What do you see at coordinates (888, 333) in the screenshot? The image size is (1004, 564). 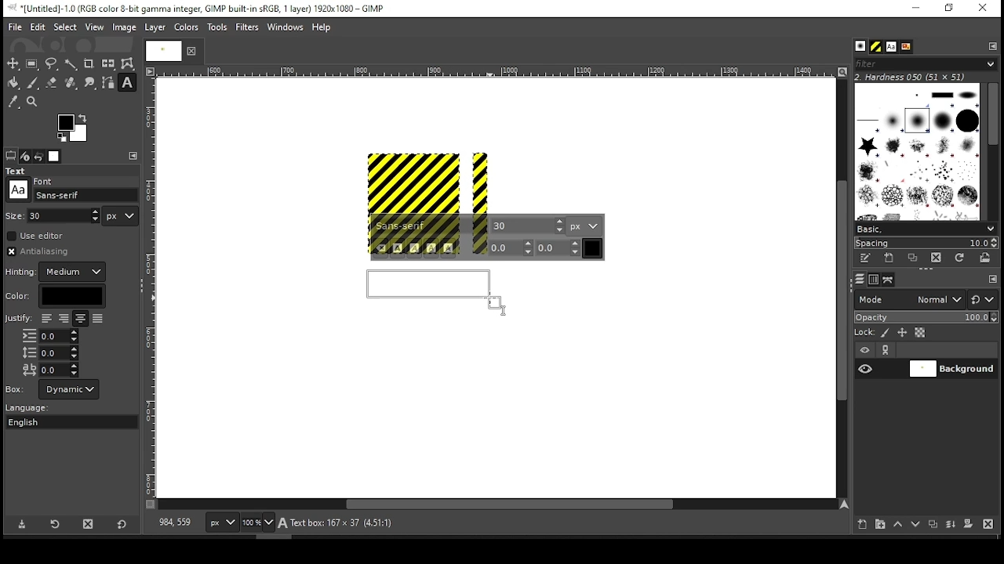 I see `lock pixels` at bounding box center [888, 333].